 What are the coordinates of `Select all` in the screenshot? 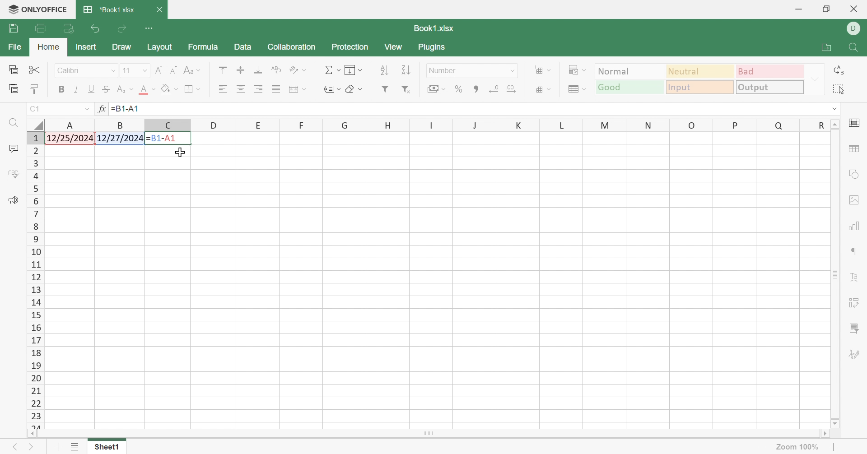 It's located at (836, 88).